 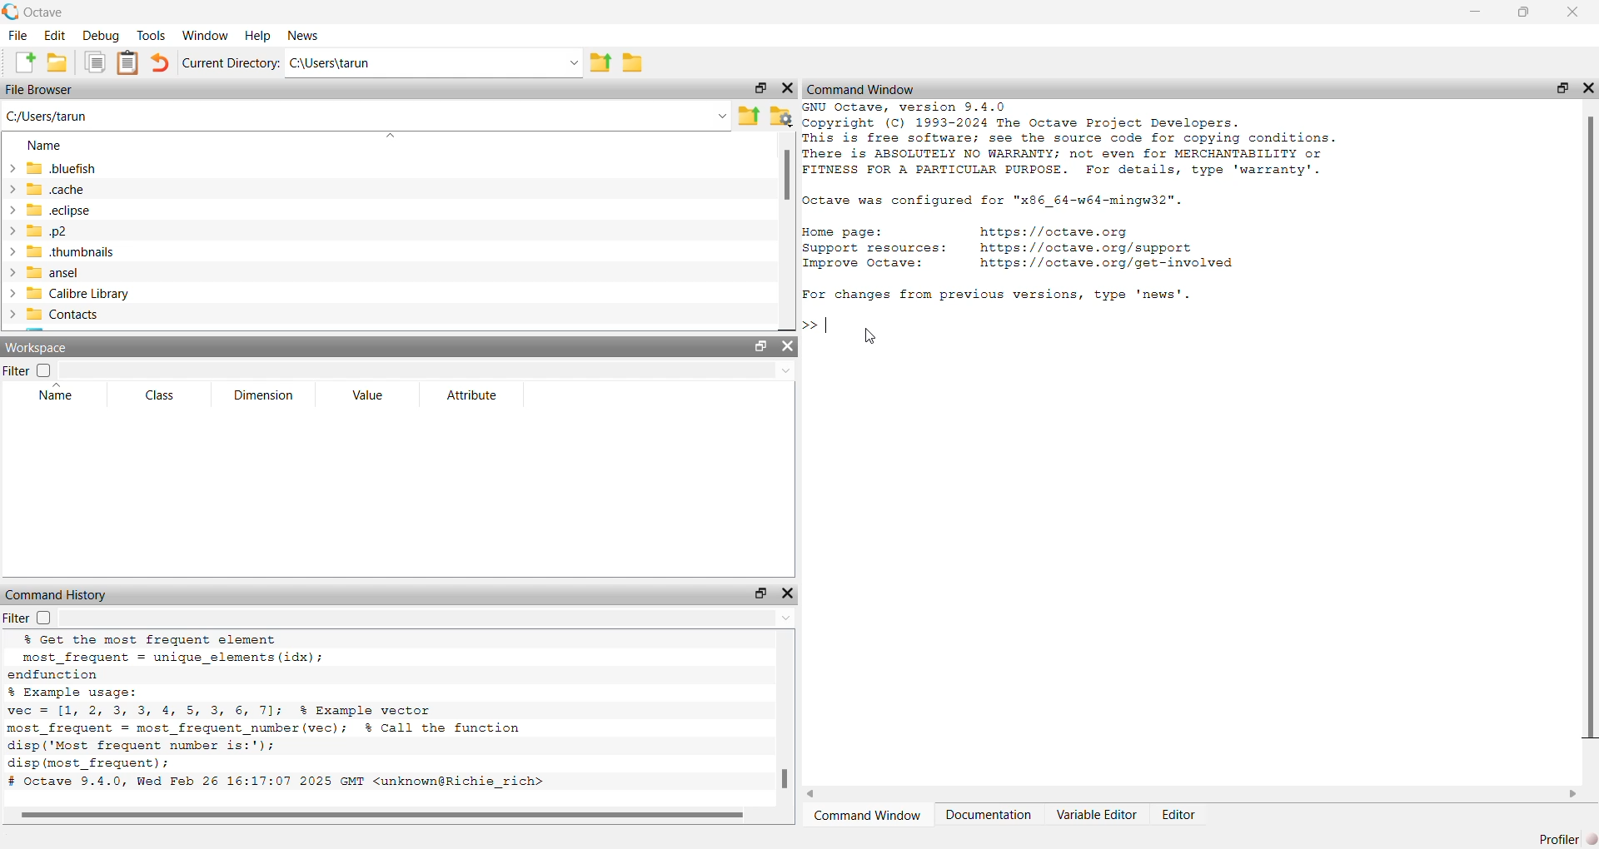 I want to click on Window, so click(x=205, y=35).